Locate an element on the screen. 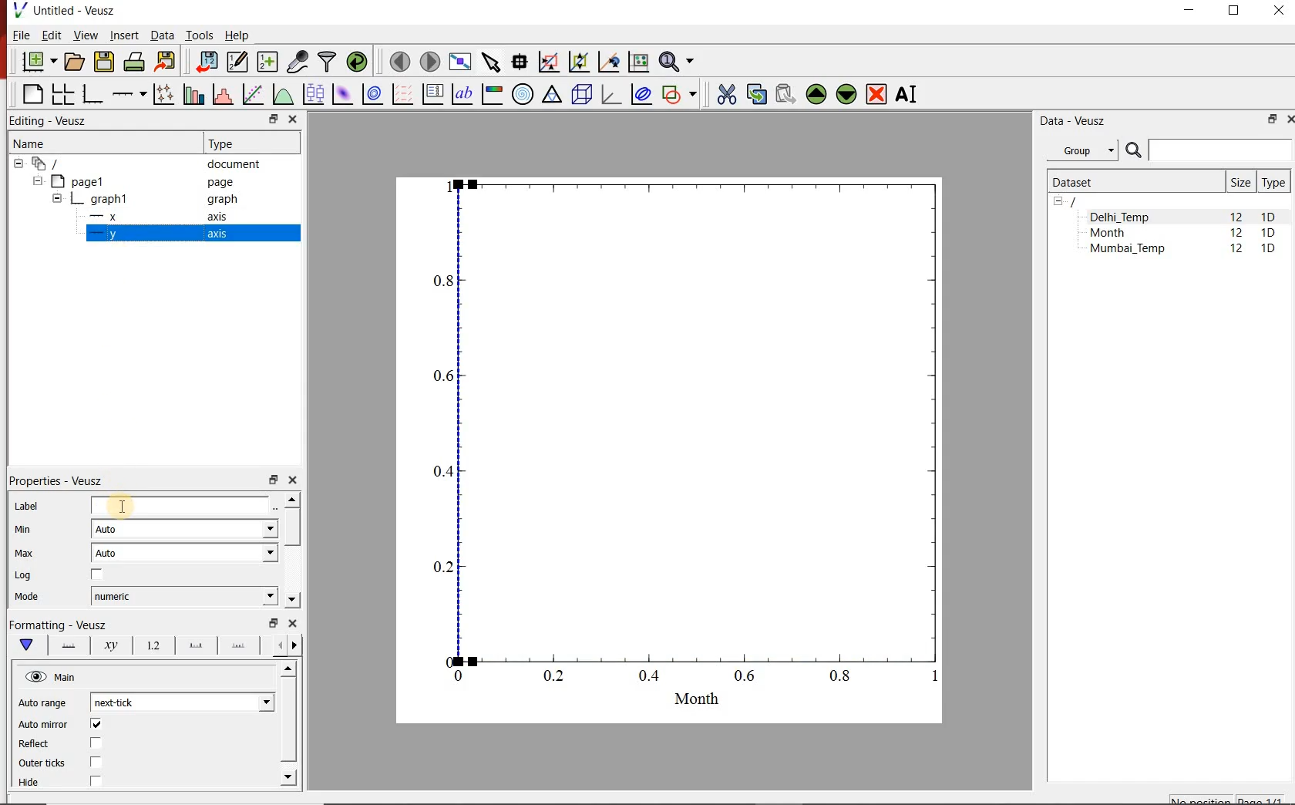 The image size is (1295, 805). polar graph is located at coordinates (523, 96).